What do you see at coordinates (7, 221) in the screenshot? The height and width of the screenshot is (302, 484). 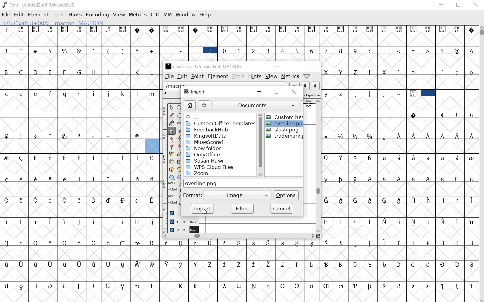 I see `Symbol` at bounding box center [7, 221].